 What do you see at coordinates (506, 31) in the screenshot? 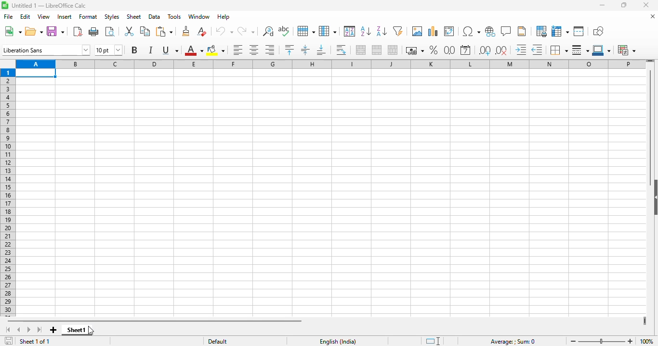
I see `insert comment` at bounding box center [506, 31].